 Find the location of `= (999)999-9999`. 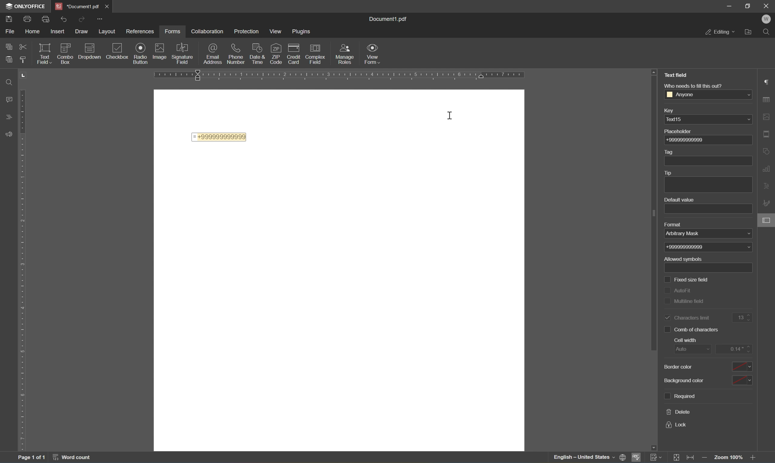

= (999)999-9999 is located at coordinates (217, 137).